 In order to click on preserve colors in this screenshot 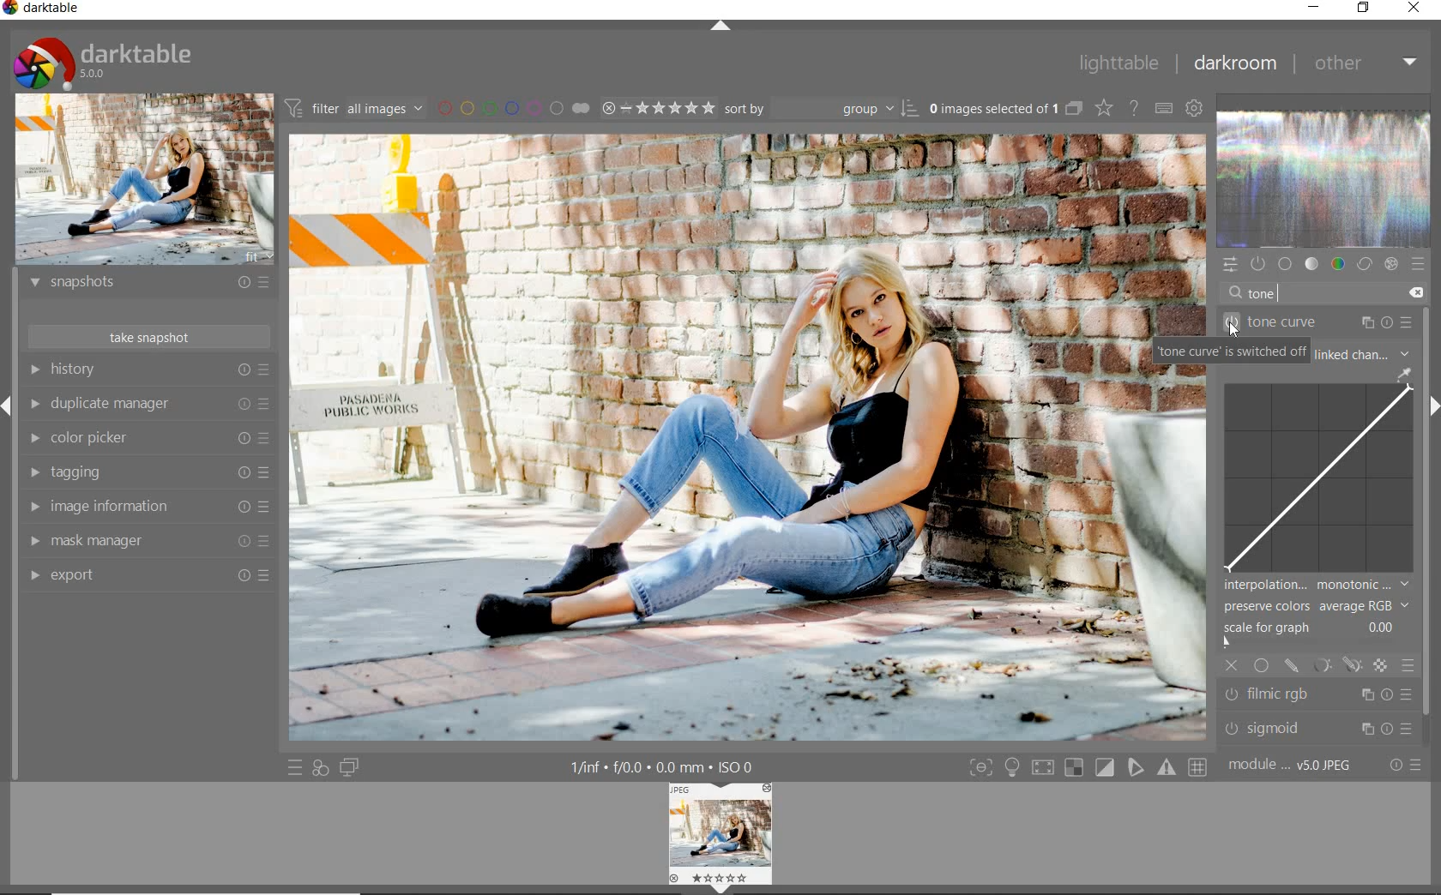, I will do `click(1308, 607)`.